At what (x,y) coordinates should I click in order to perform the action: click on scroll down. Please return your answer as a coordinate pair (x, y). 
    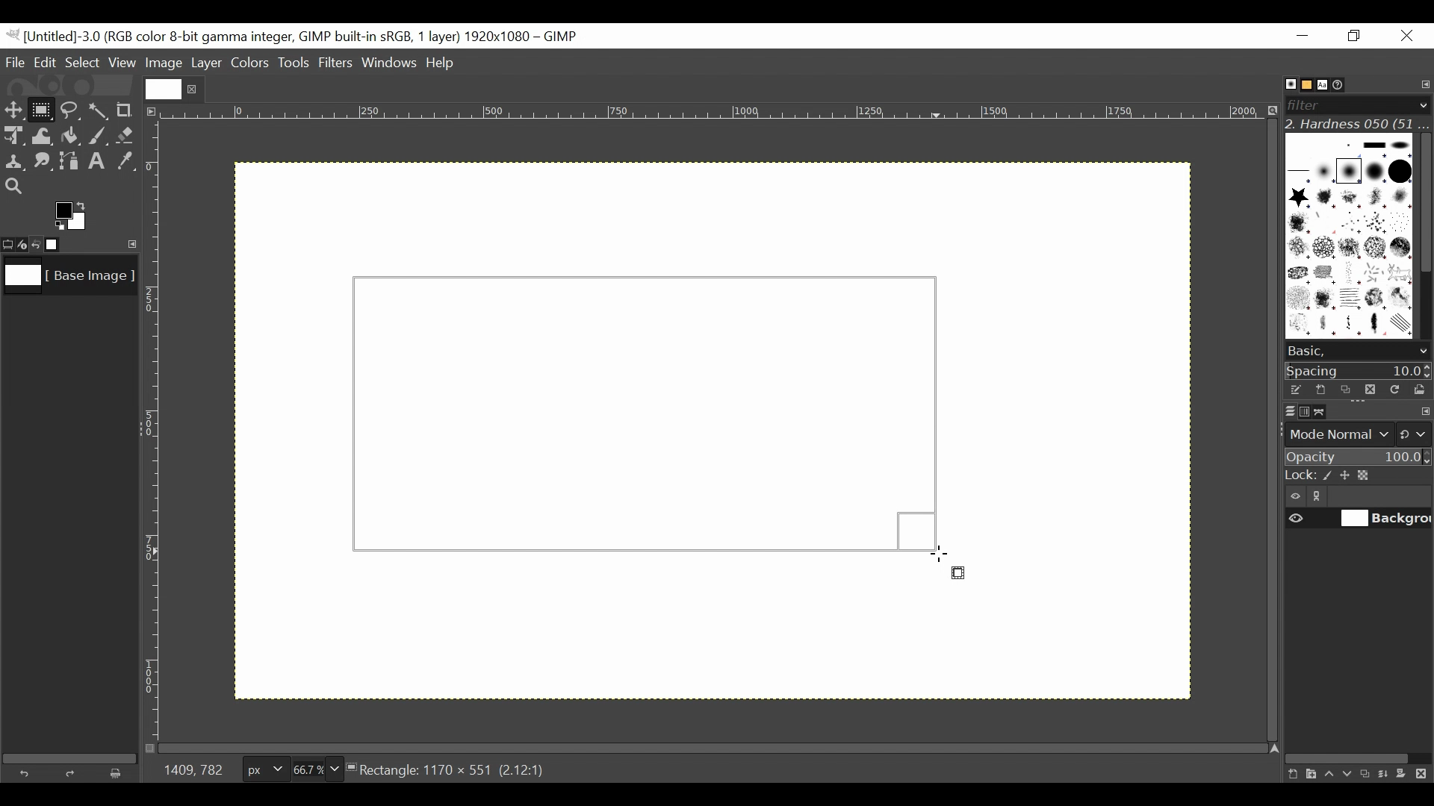
    Looking at the image, I should click on (1423, 352).